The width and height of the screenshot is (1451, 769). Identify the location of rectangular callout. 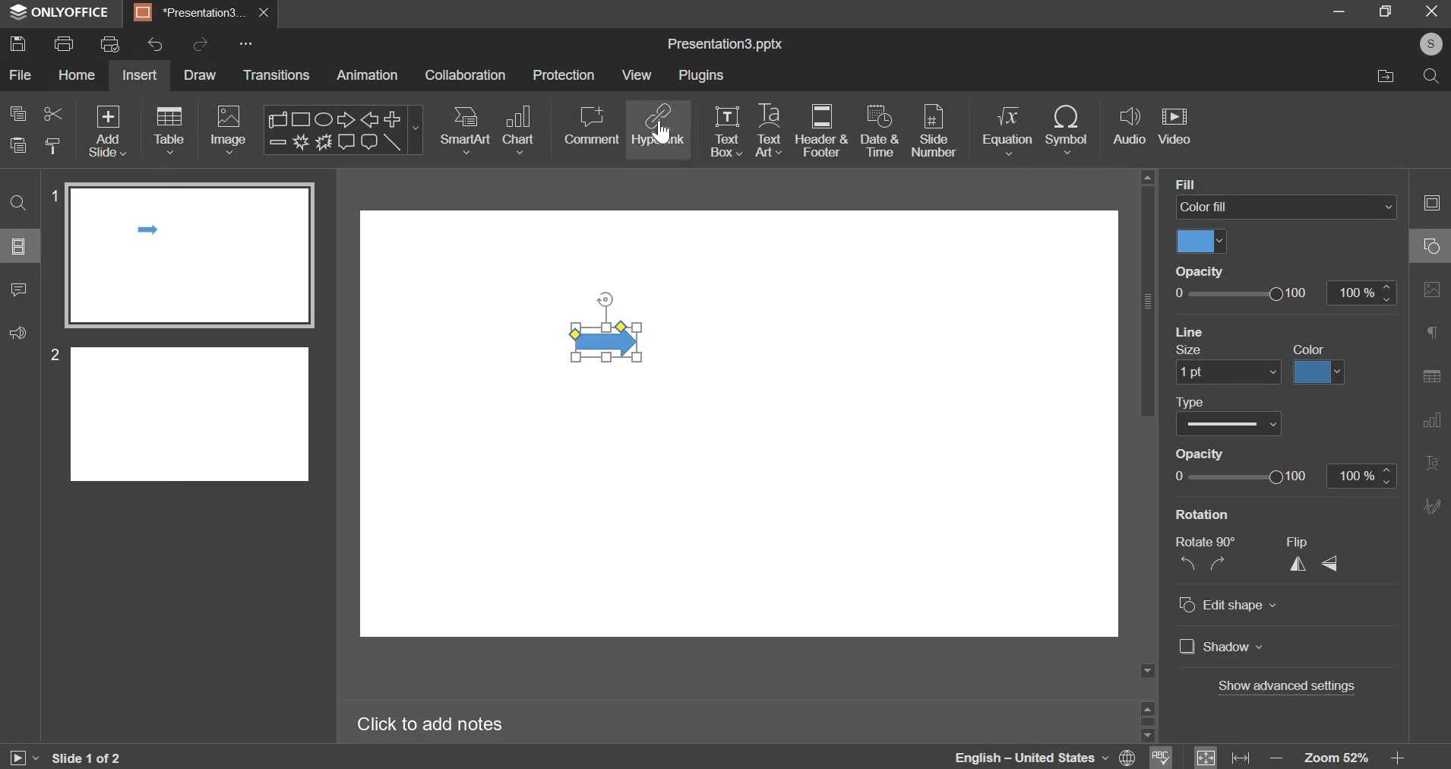
(346, 142).